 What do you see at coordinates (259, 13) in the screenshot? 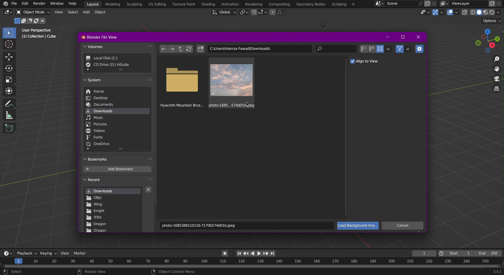
I see `Snapping` at bounding box center [259, 13].